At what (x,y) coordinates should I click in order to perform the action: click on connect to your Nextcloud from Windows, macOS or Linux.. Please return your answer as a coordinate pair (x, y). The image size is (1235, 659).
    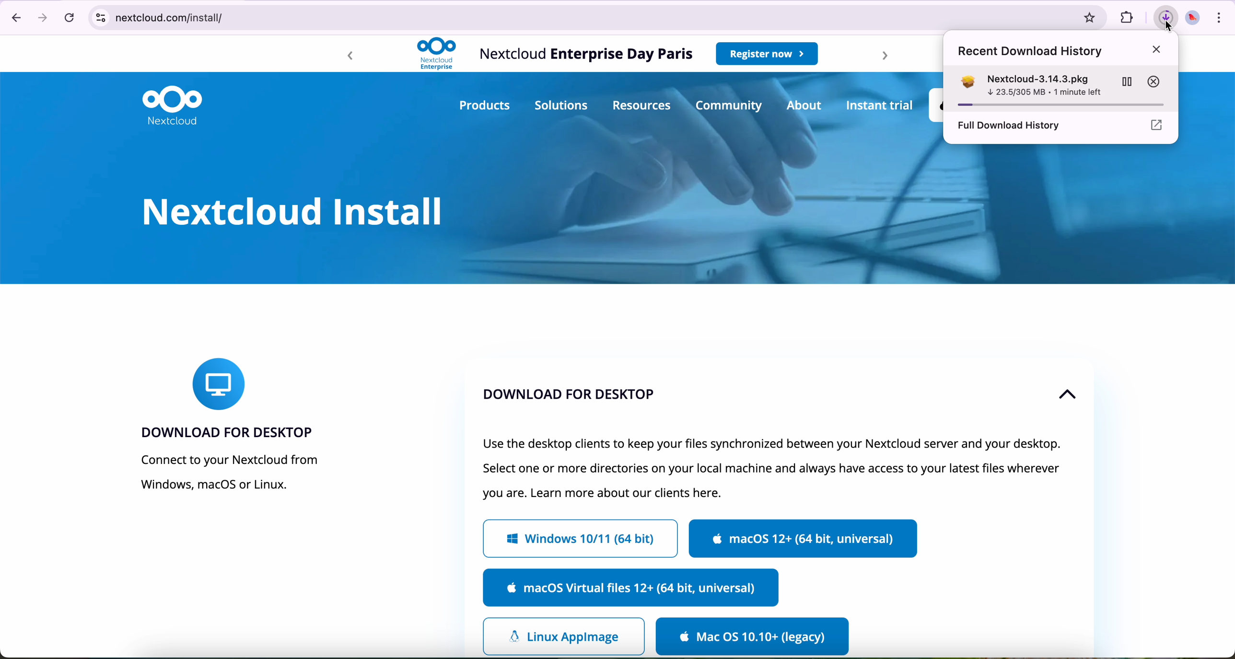
    Looking at the image, I should click on (227, 475).